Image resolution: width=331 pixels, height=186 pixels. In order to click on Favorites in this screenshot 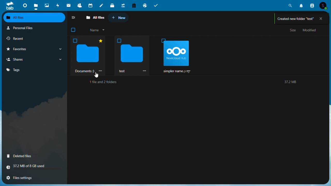, I will do `click(33, 50)`.